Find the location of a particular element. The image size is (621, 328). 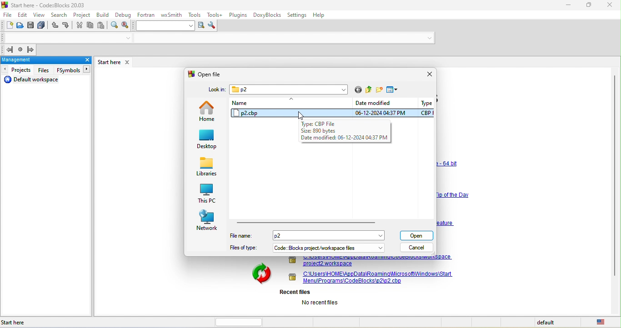

network is located at coordinates (207, 220).